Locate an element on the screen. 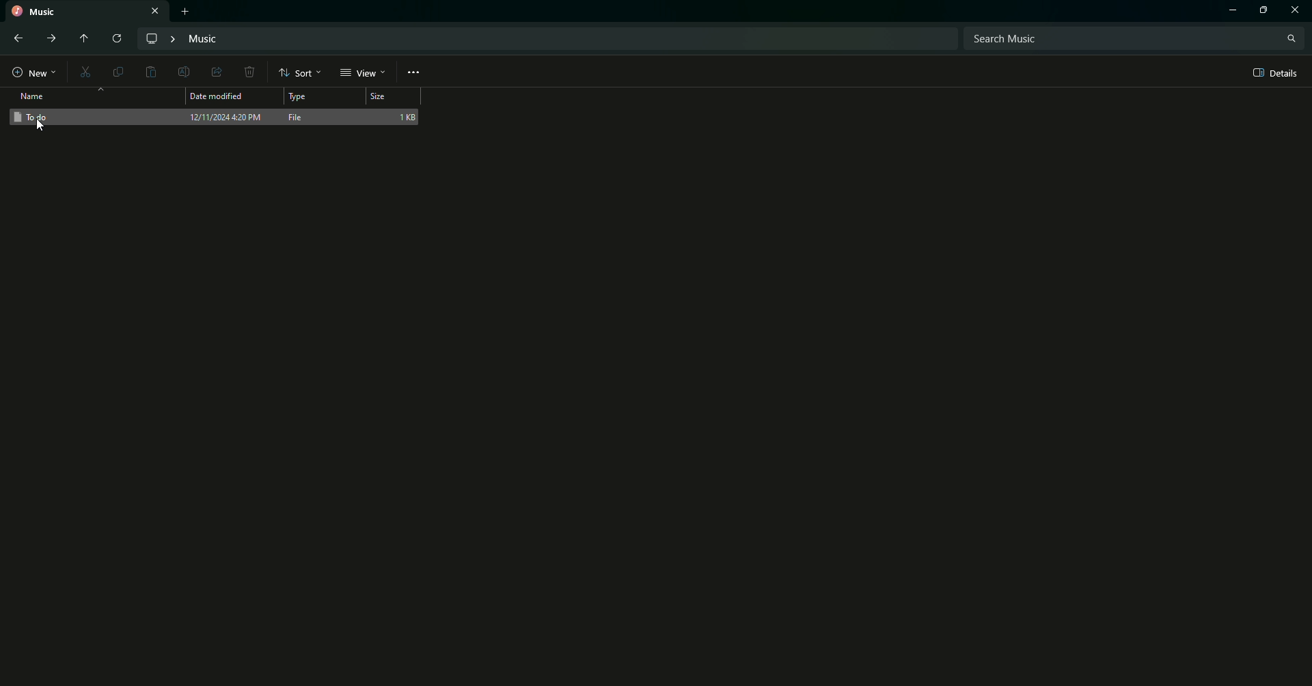 The height and width of the screenshot is (686, 1312). Sort is located at coordinates (299, 72).